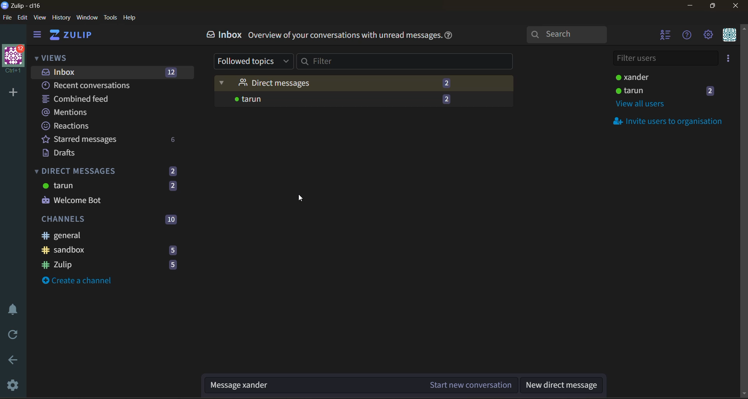  What do you see at coordinates (110, 266) in the screenshot?
I see `zulip 5` at bounding box center [110, 266].